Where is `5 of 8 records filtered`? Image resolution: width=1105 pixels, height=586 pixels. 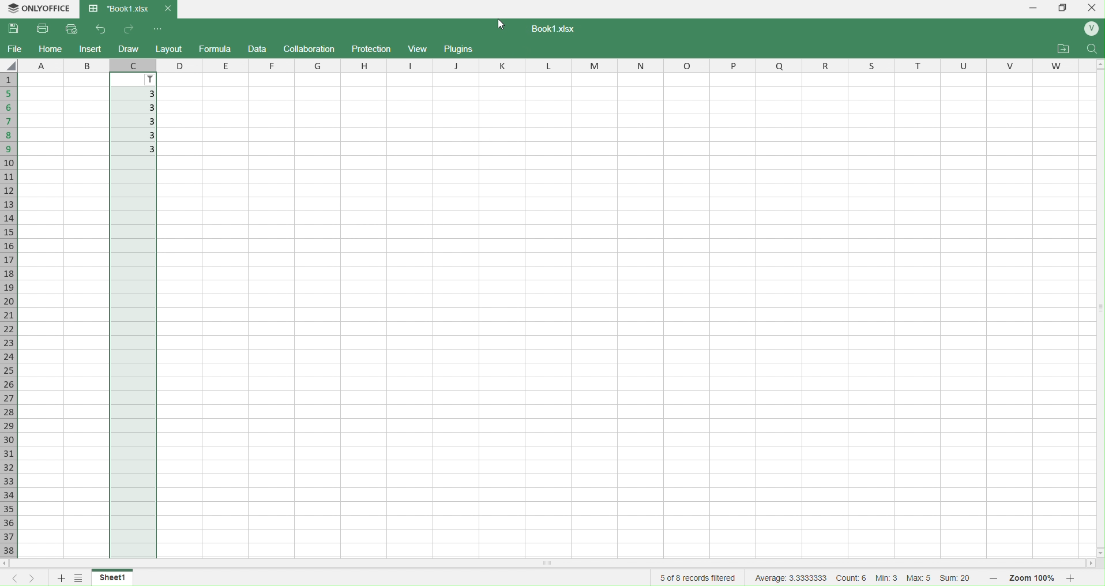
5 of 8 records filtered is located at coordinates (698, 579).